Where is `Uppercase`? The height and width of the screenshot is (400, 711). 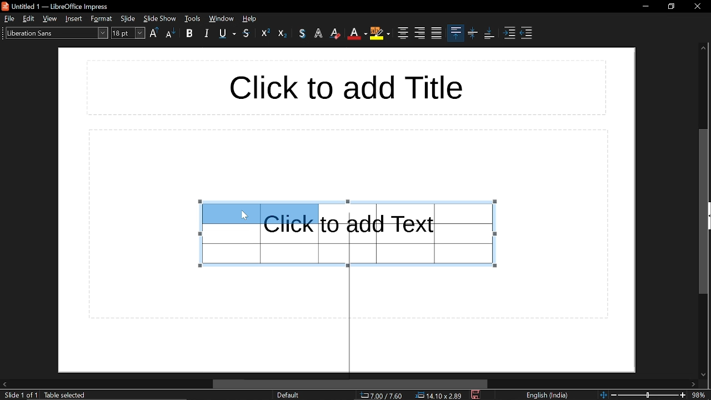 Uppercase is located at coordinates (154, 33).